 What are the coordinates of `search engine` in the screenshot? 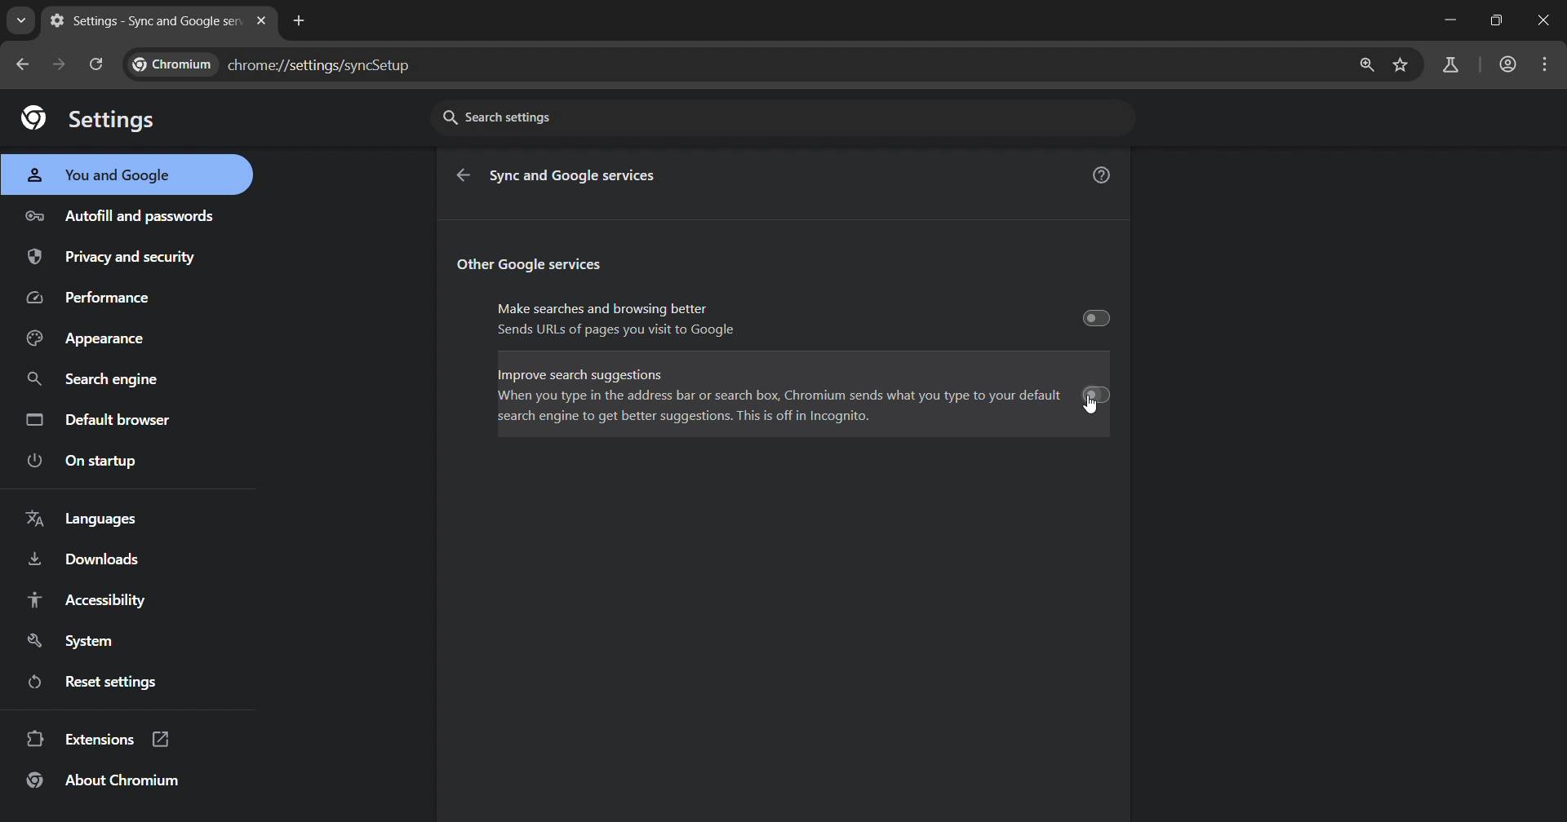 It's located at (92, 378).